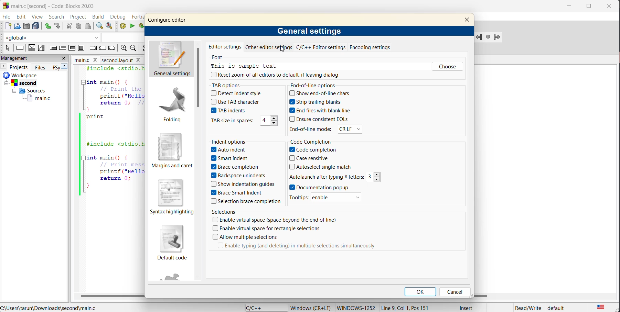 The width and height of the screenshot is (620, 312). What do you see at coordinates (21, 66) in the screenshot?
I see `projects` at bounding box center [21, 66].